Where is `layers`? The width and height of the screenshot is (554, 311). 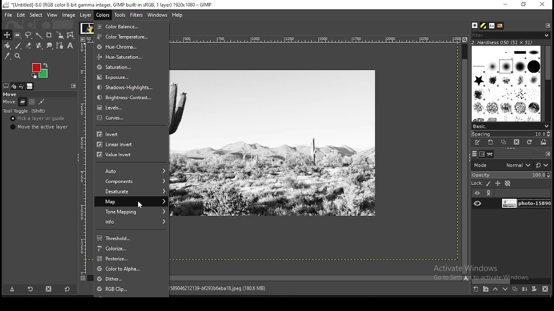 layers is located at coordinates (474, 154).